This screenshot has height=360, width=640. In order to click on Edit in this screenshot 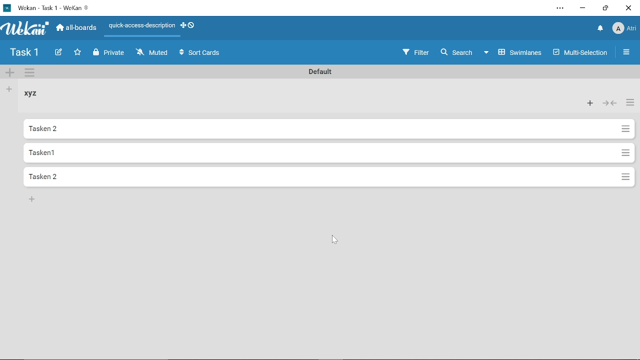, I will do `click(59, 52)`.